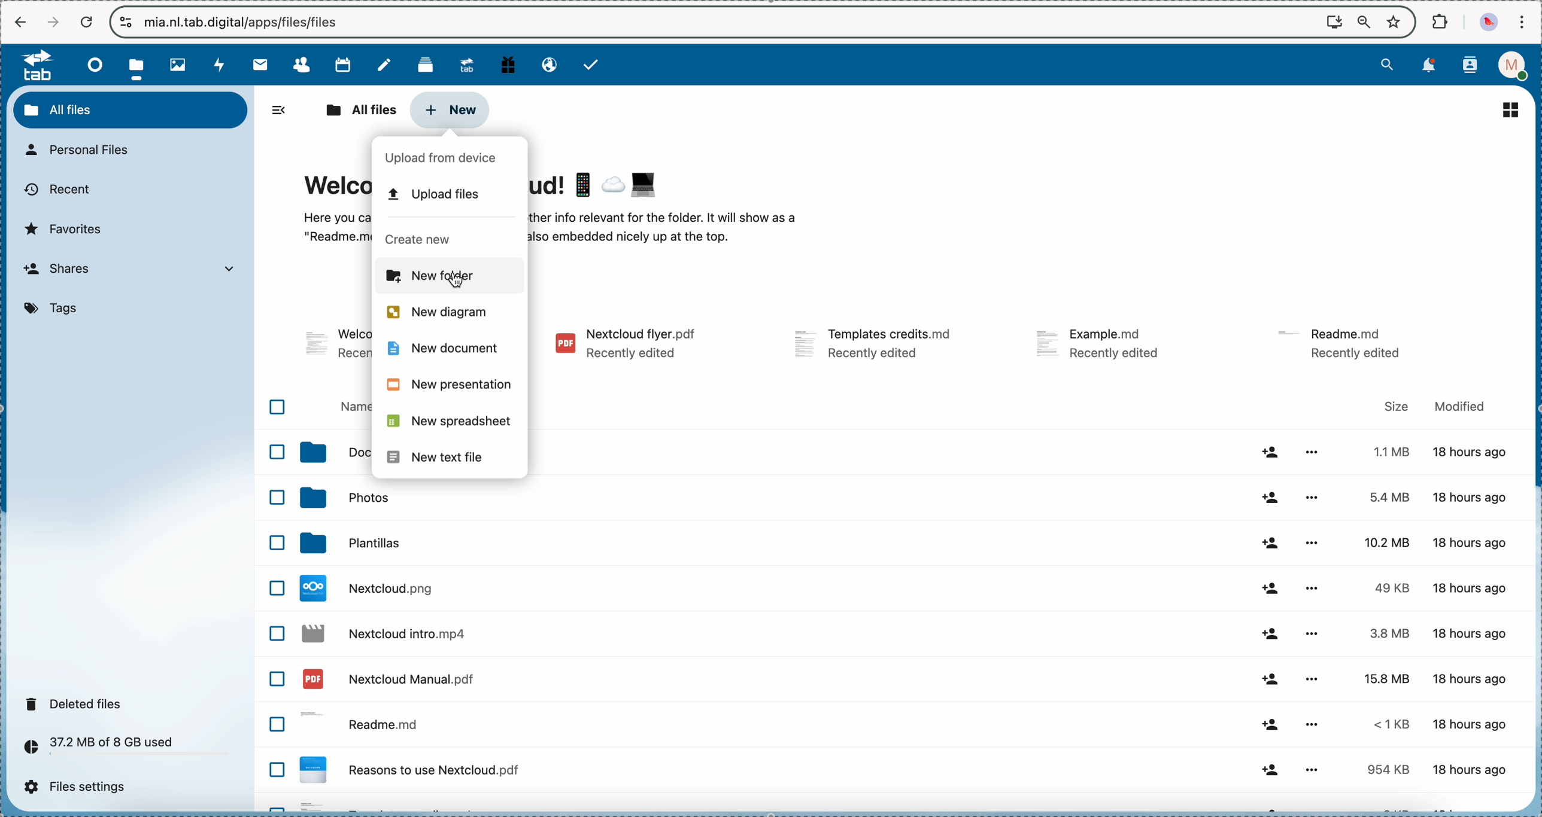 This screenshot has height=817, width=1542. What do you see at coordinates (1426, 66) in the screenshot?
I see `notifications` at bounding box center [1426, 66].